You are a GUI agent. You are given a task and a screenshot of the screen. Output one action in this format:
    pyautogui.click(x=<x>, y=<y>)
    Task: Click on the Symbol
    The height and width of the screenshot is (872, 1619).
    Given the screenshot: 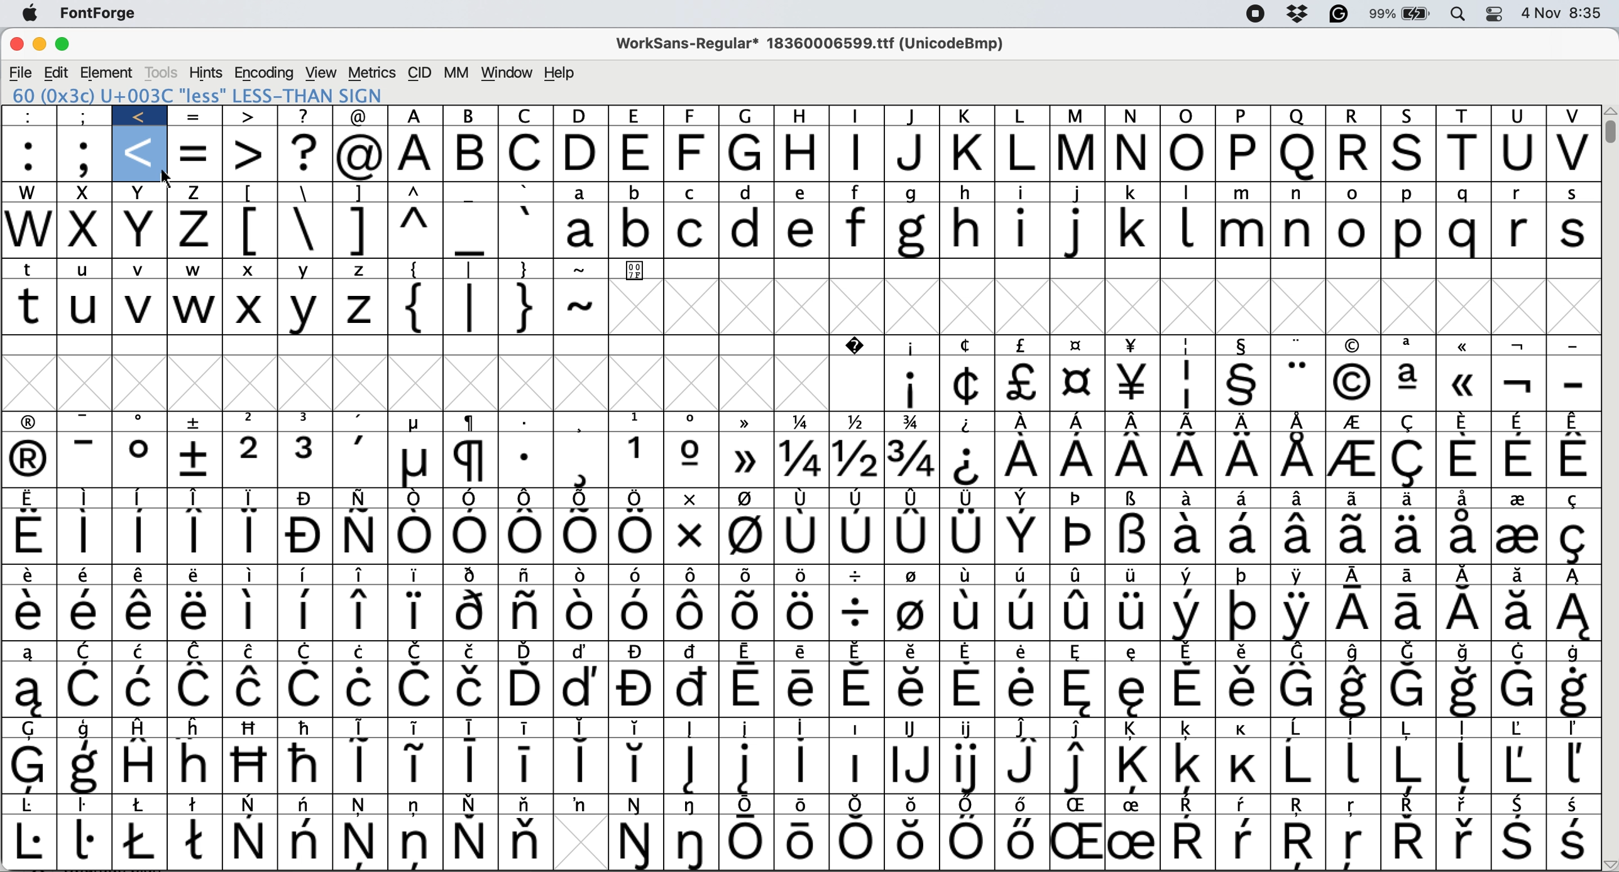 What is the action you would take?
    pyautogui.click(x=364, y=420)
    